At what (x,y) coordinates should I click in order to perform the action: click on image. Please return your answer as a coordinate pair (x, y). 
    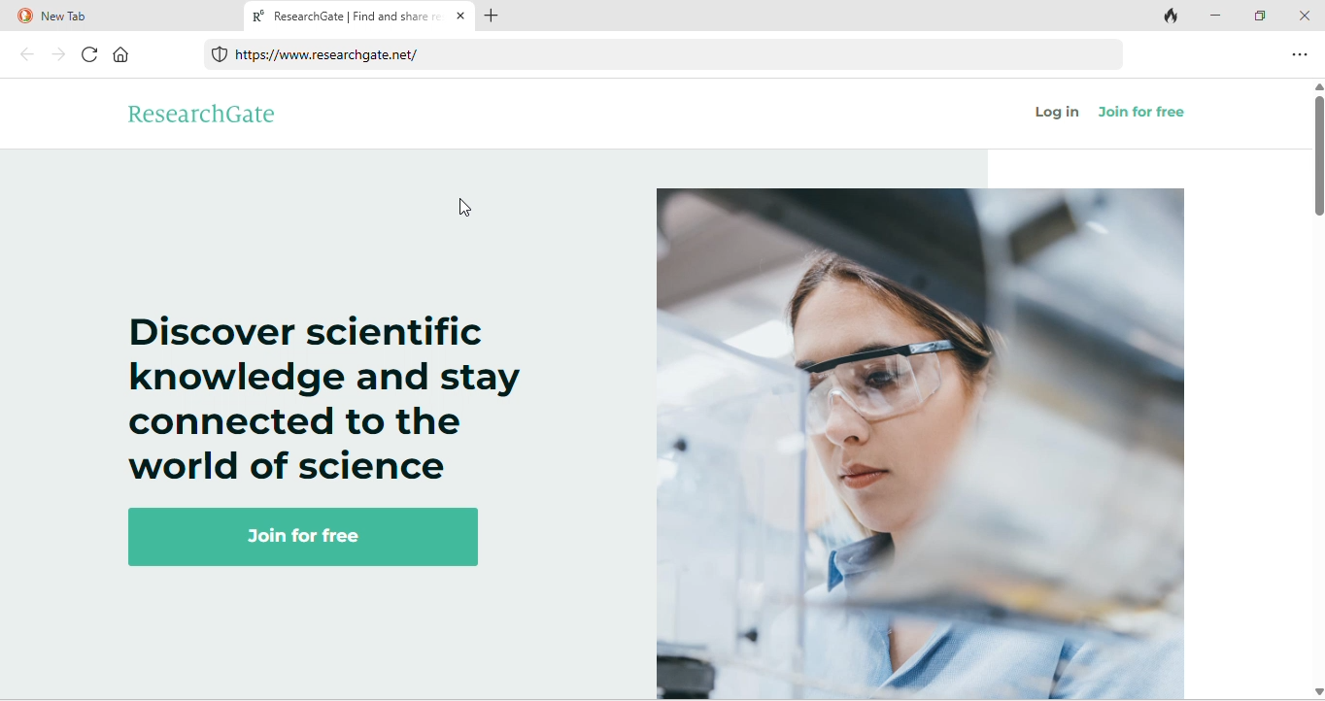
    Looking at the image, I should click on (920, 444).